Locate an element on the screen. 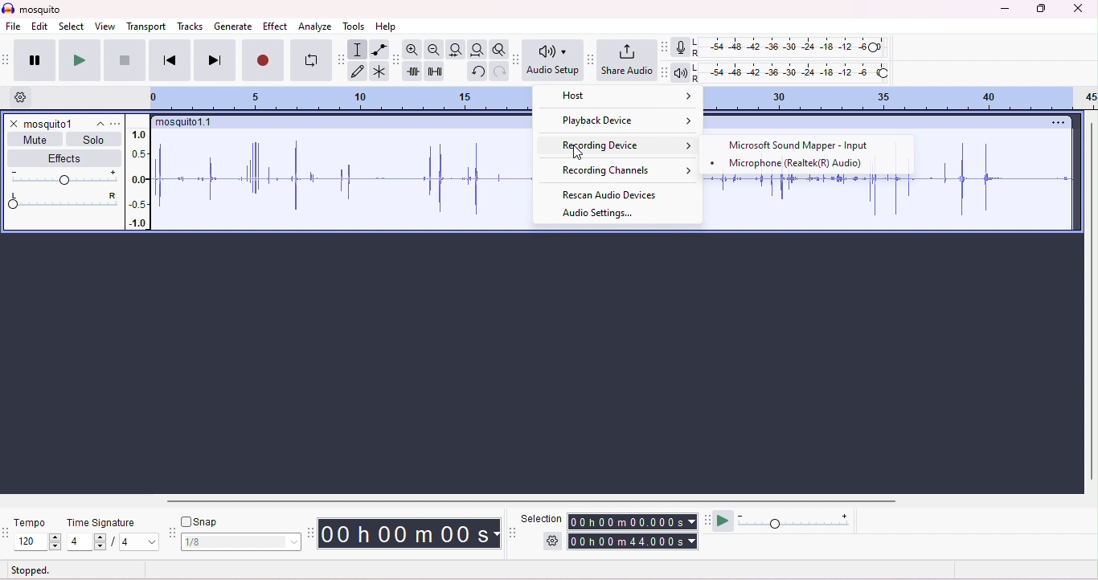  selection time is located at coordinates (634, 521).